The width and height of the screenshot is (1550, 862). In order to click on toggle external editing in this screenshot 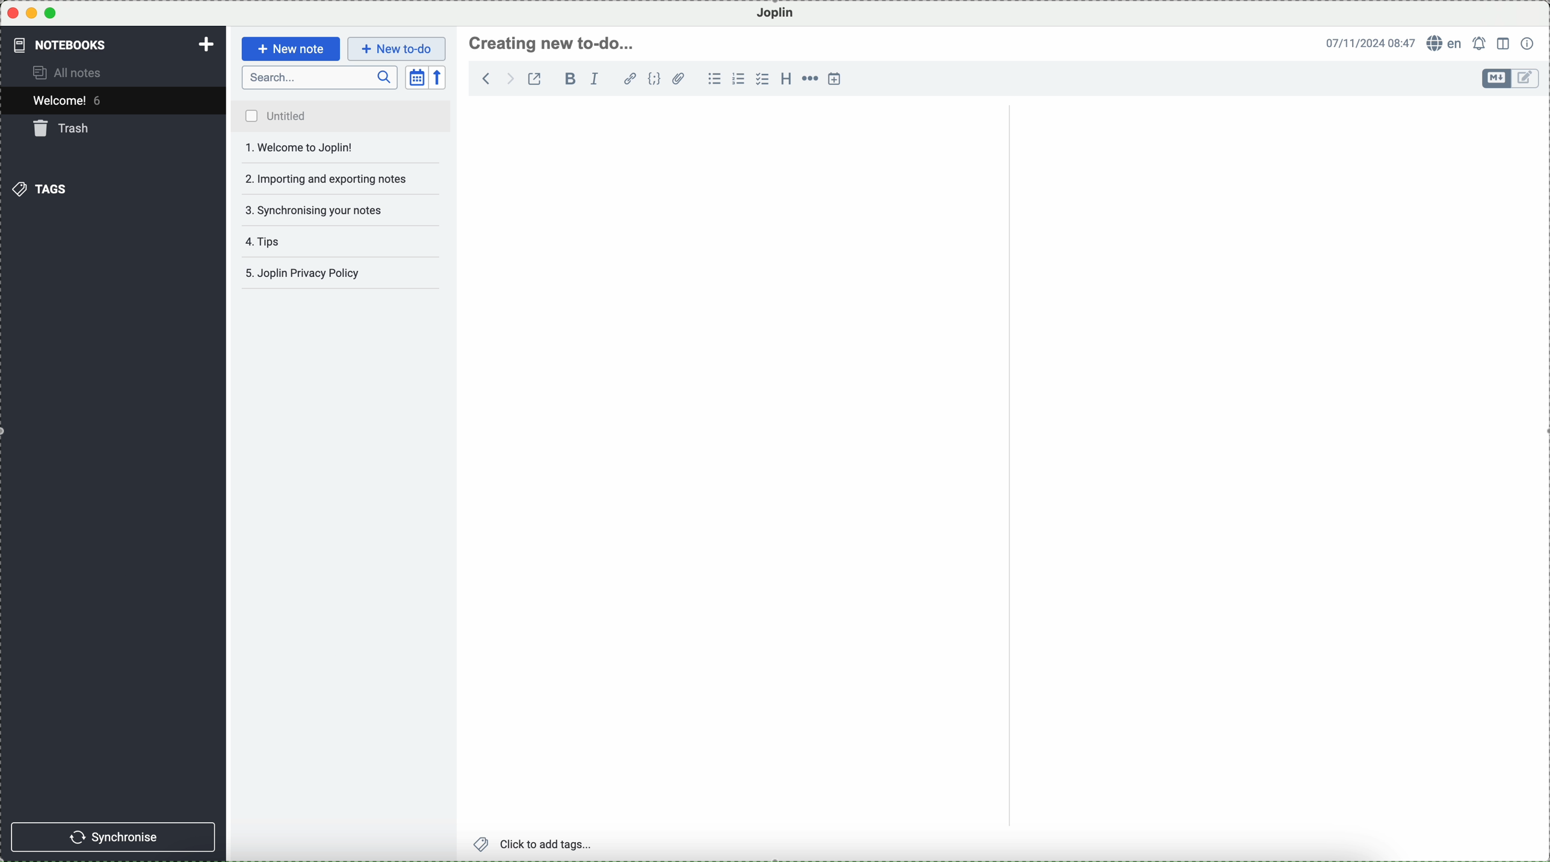, I will do `click(534, 78)`.